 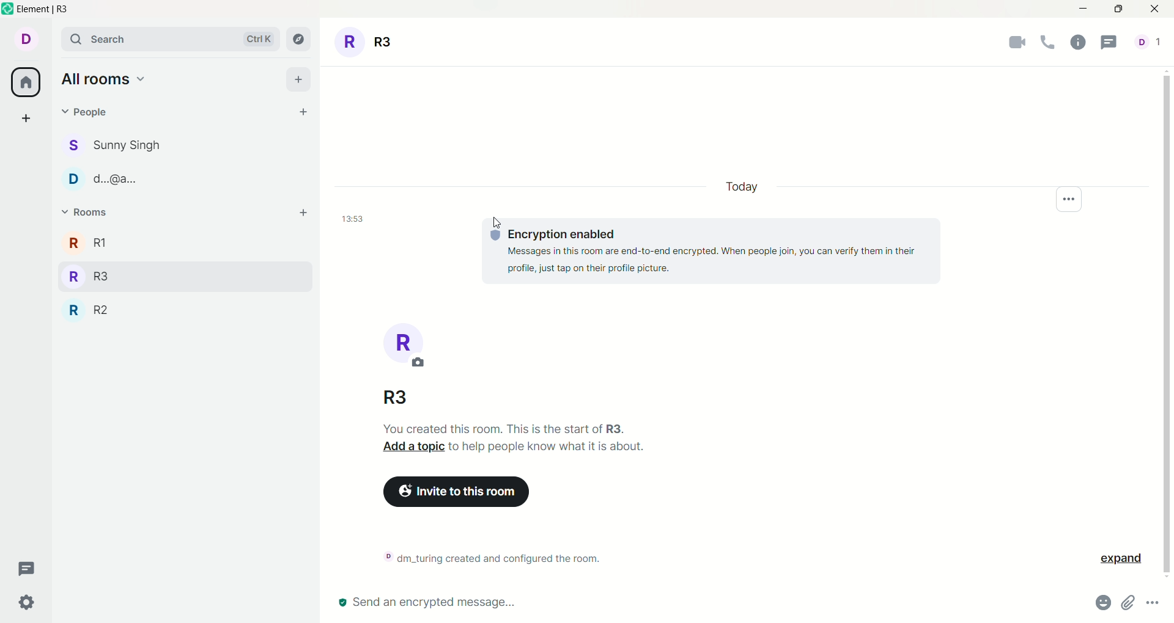 What do you see at coordinates (1115, 561) in the screenshot?
I see `expand` at bounding box center [1115, 561].